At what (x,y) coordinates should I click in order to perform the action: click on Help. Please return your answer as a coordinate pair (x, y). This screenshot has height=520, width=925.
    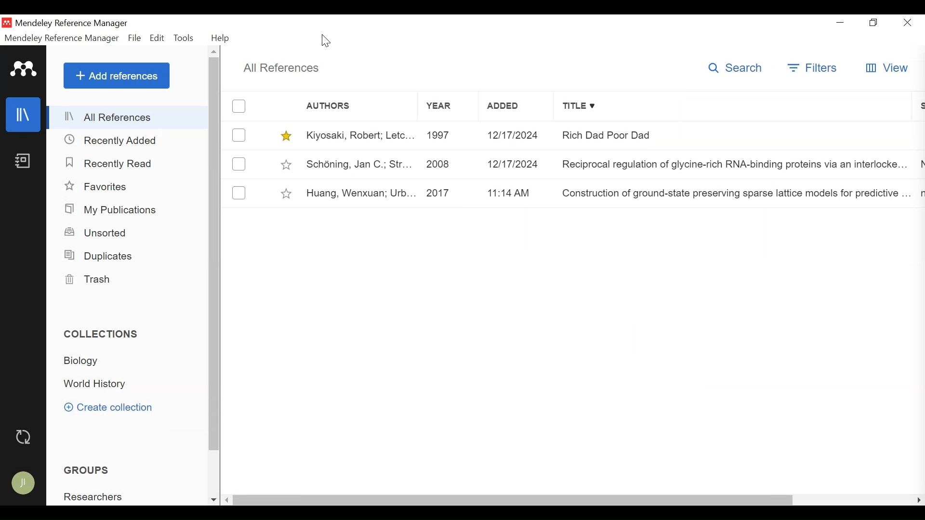
    Looking at the image, I should click on (221, 38).